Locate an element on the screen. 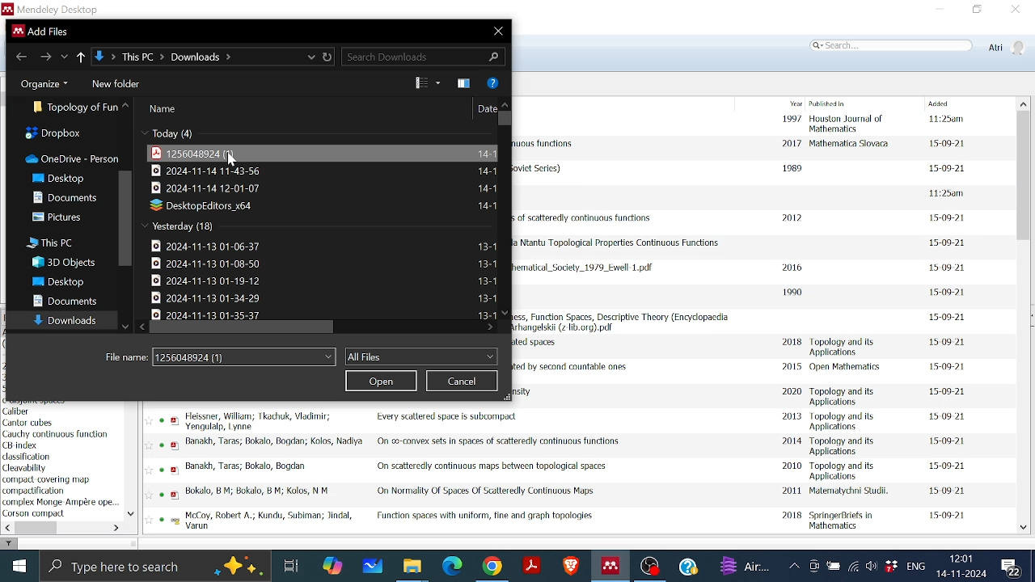  OneDrive-person is located at coordinates (73, 159).